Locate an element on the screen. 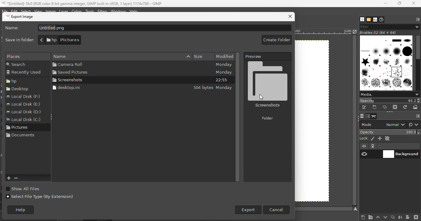 The height and width of the screenshot is (221, 421). Minimize is located at coordinates (384, 3).